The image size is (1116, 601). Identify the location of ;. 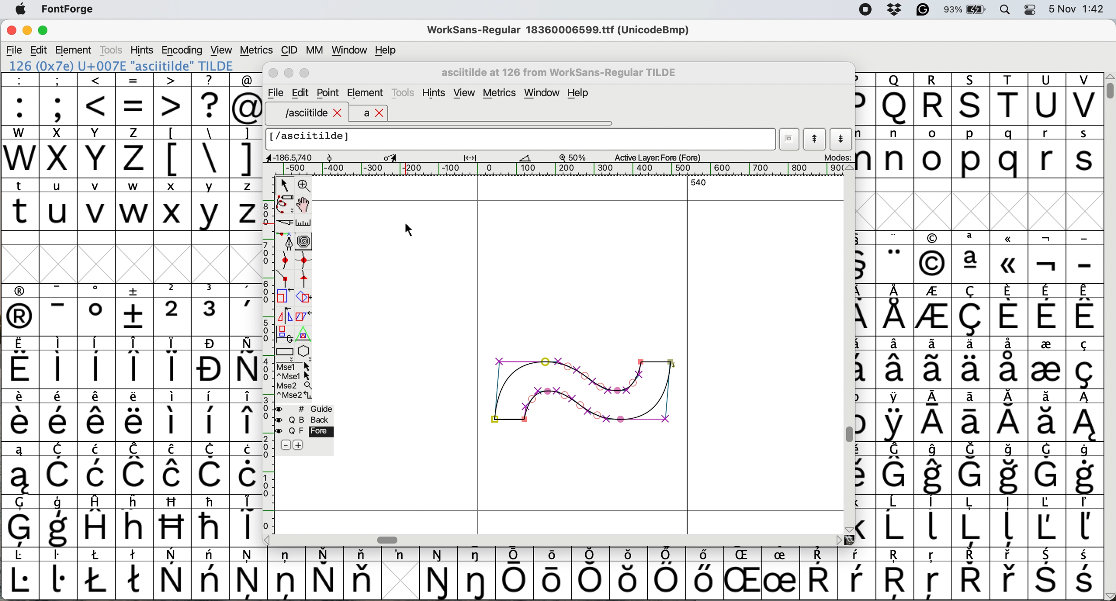
(58, 98).